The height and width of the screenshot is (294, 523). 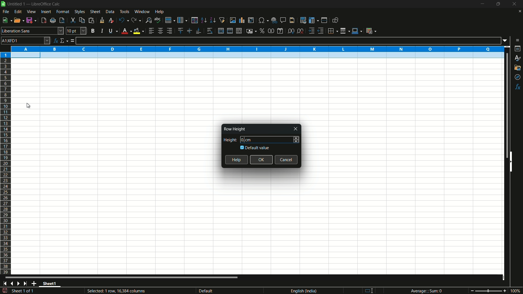 What do you see at coordinates (275, 20) in the screenshot?
I see `insert hyperlink` at bounding box center [275, 20].